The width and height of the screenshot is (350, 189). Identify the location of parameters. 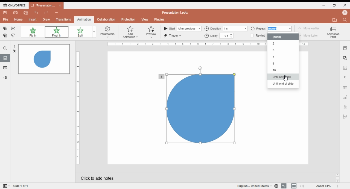
(107, 32).